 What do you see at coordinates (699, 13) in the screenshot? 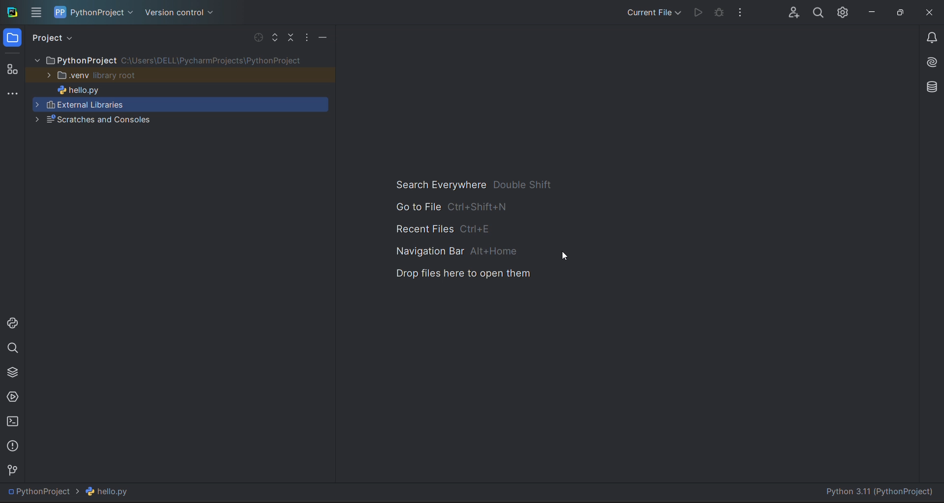
I see `run` at bounding box center [699, 13].